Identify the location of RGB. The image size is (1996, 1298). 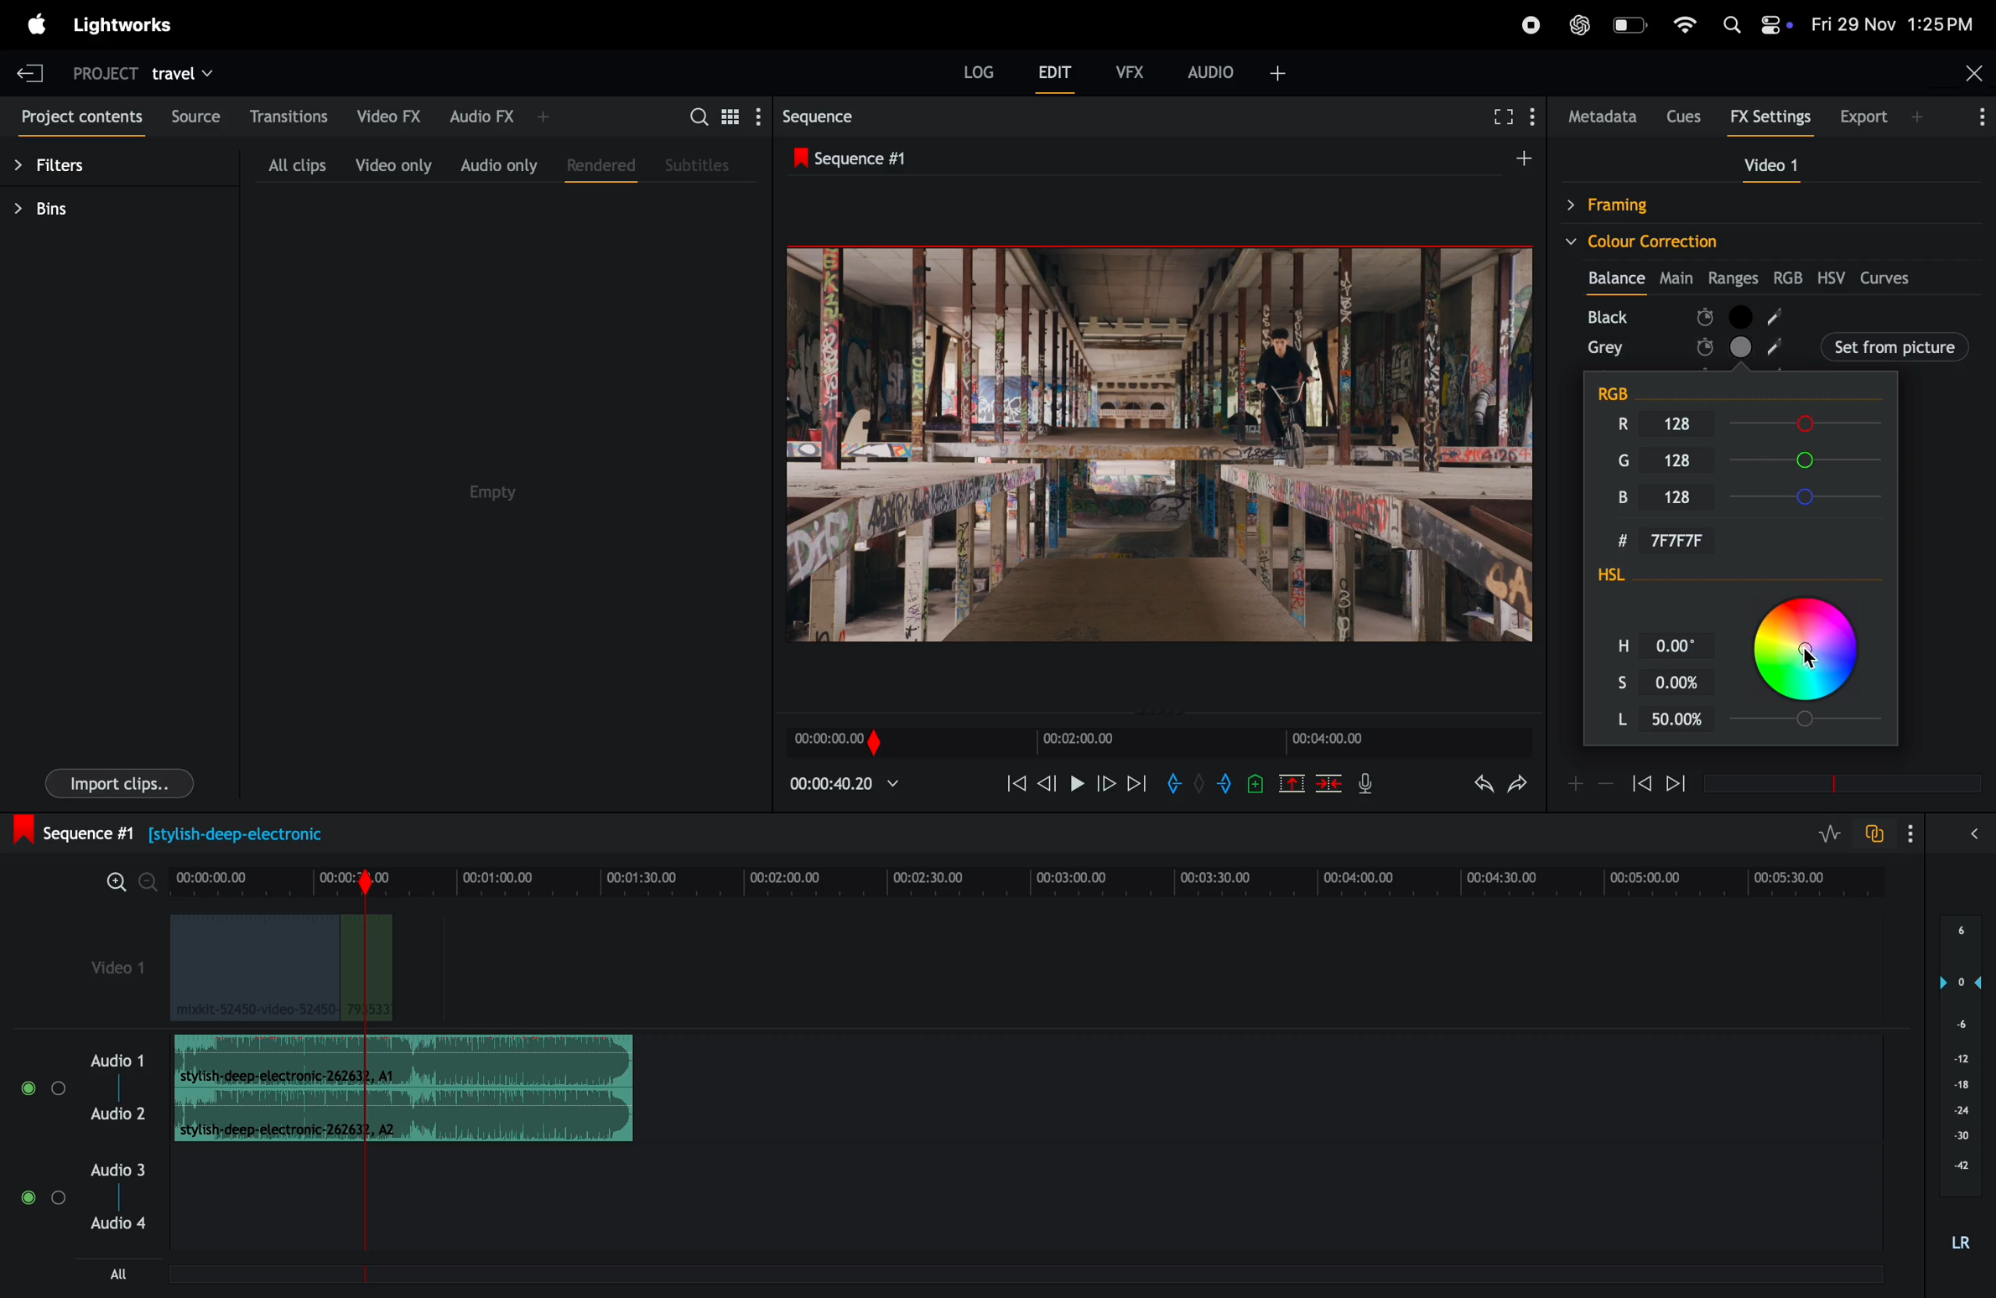
(1631, 388).